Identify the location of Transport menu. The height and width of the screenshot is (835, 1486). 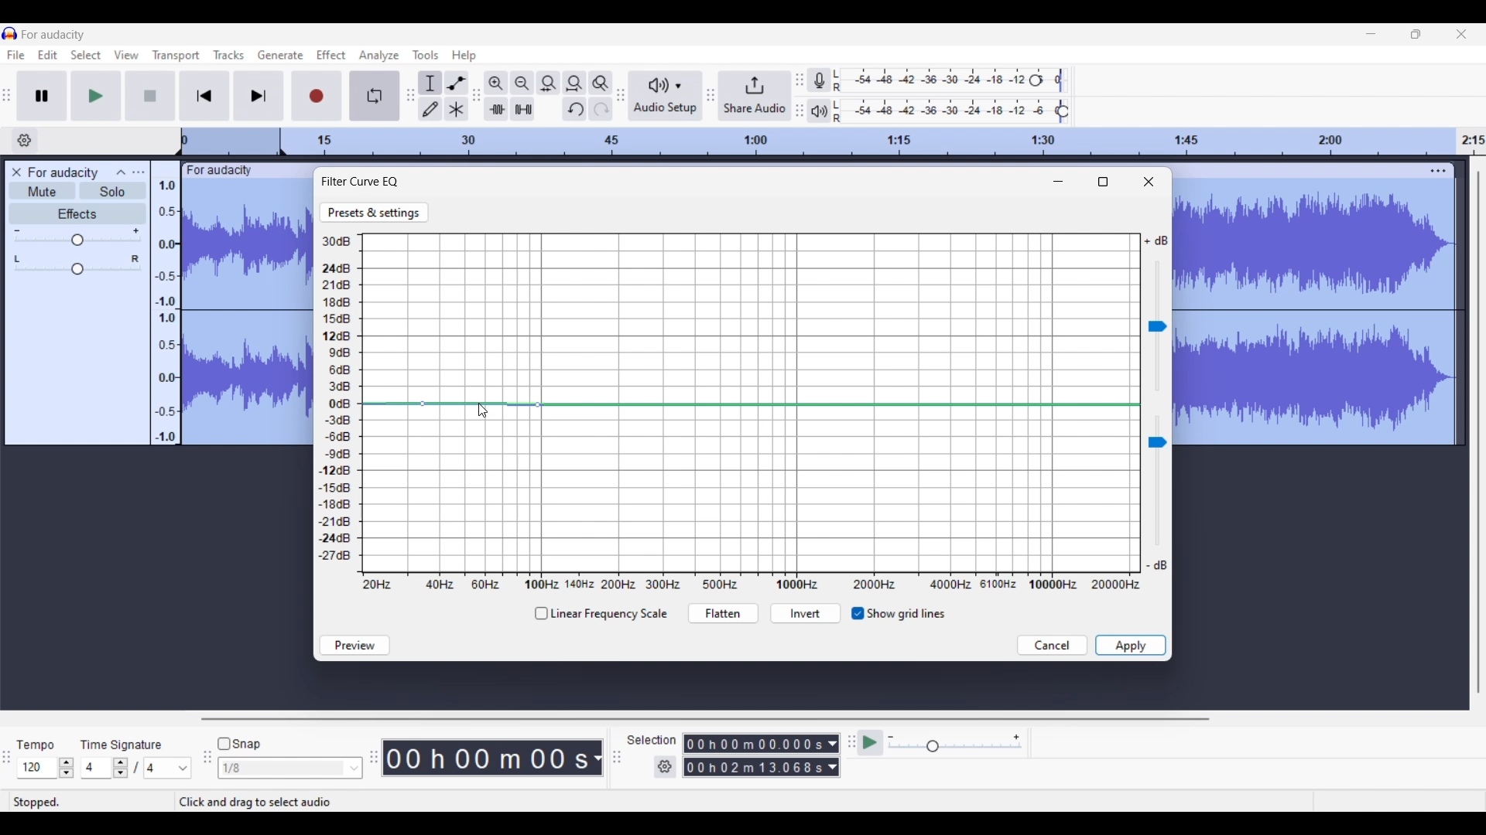
(176, 56).